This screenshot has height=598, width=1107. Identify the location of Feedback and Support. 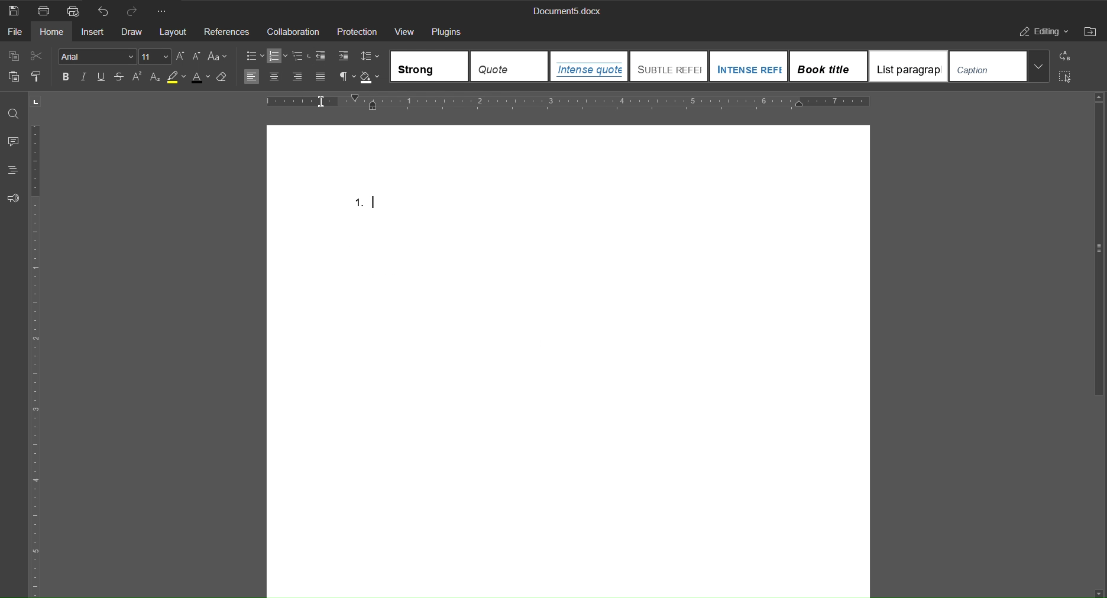
(13, 197).